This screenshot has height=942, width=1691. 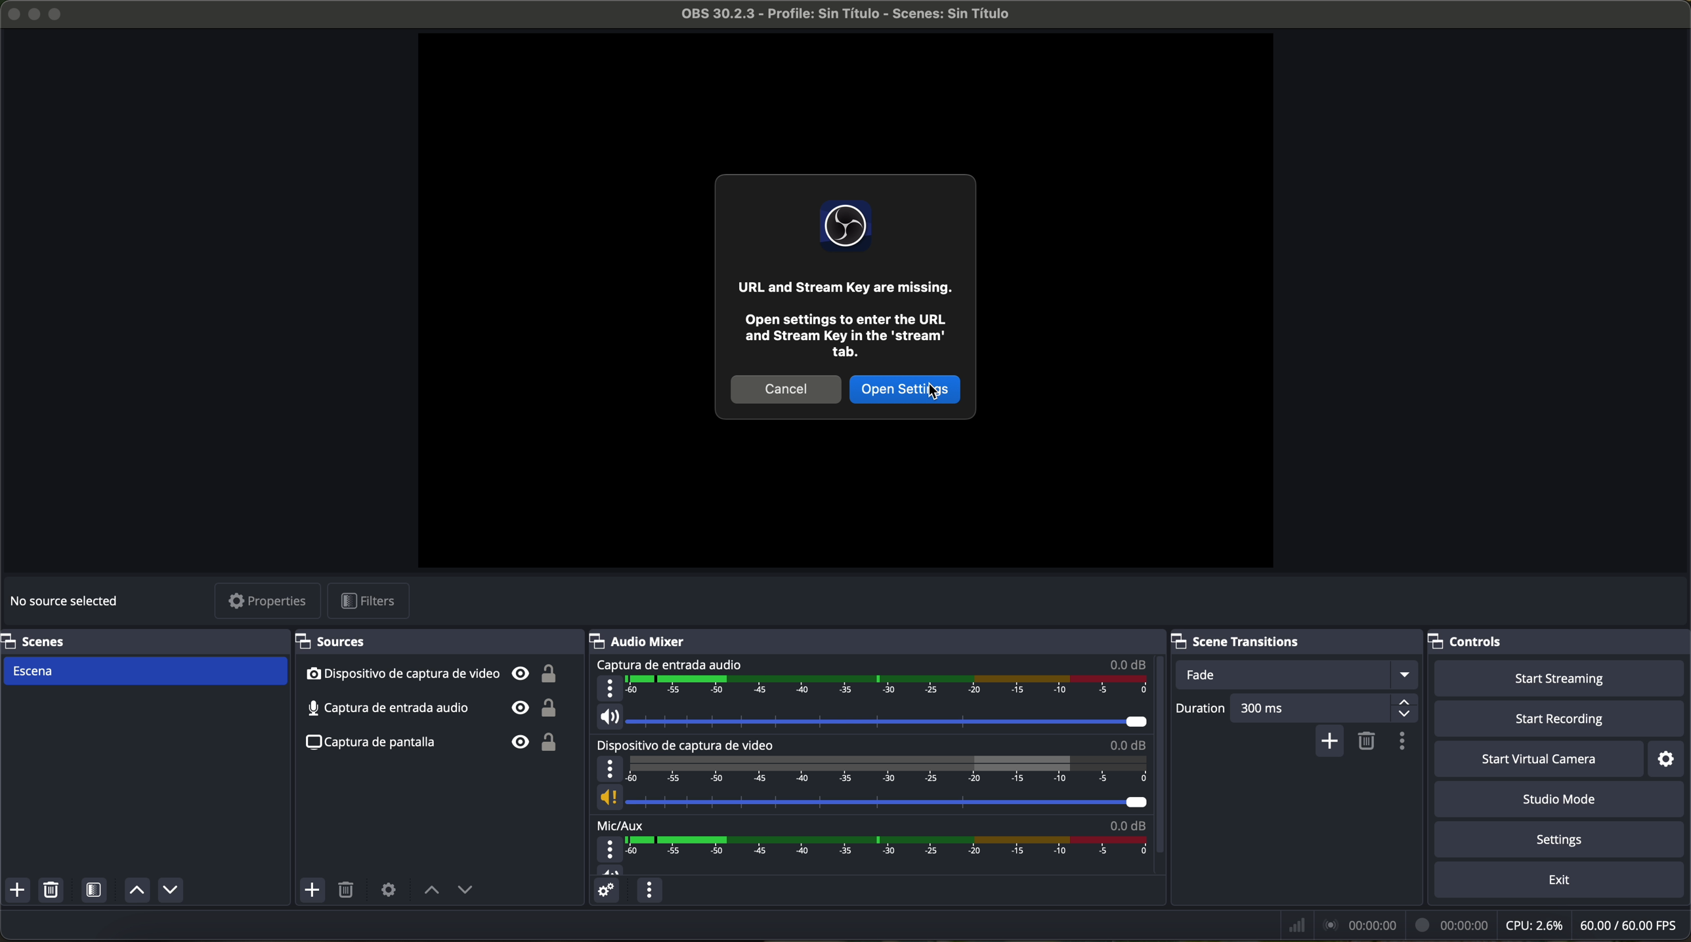 I want to click on OBS Studio icon, so click(x=846, y=225).